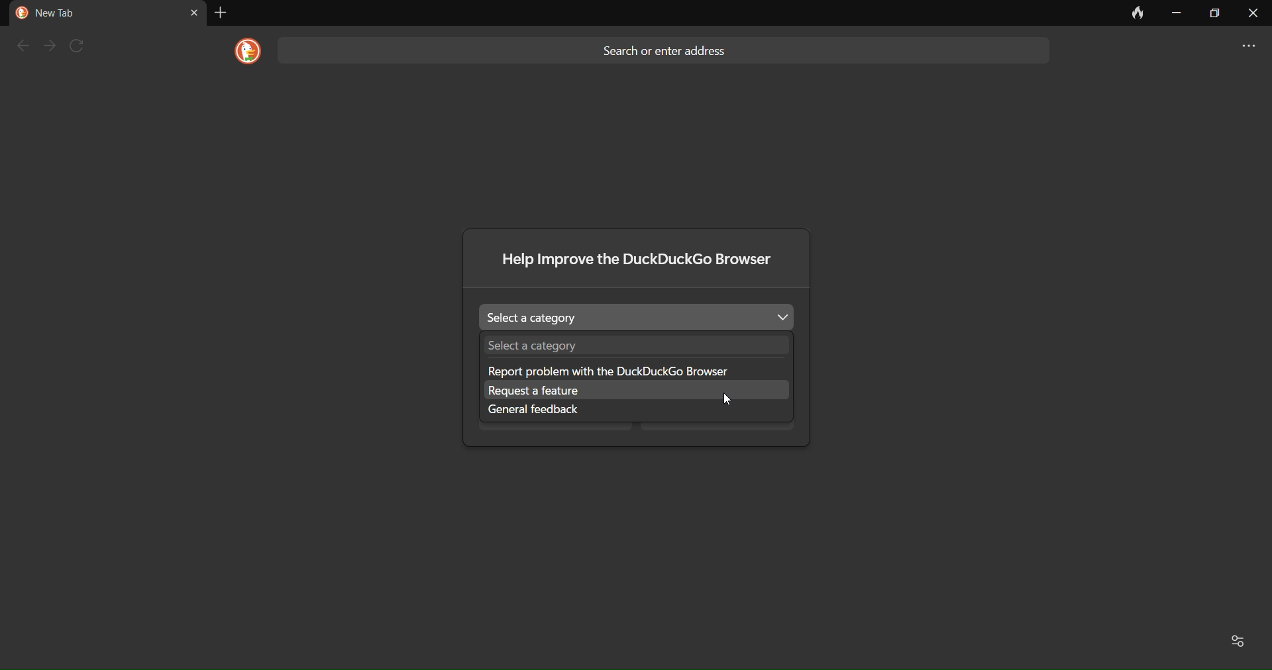 The width and height of the screenshot is (1272, 670). I want to click on refresh, so click(82, 46).